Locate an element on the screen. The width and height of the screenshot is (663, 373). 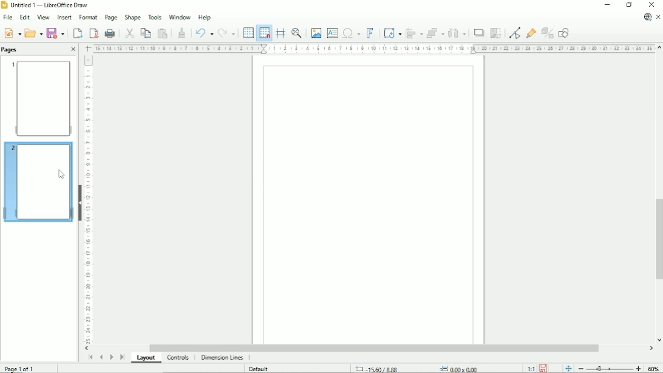
Layout is located at coordinates (148, 358).